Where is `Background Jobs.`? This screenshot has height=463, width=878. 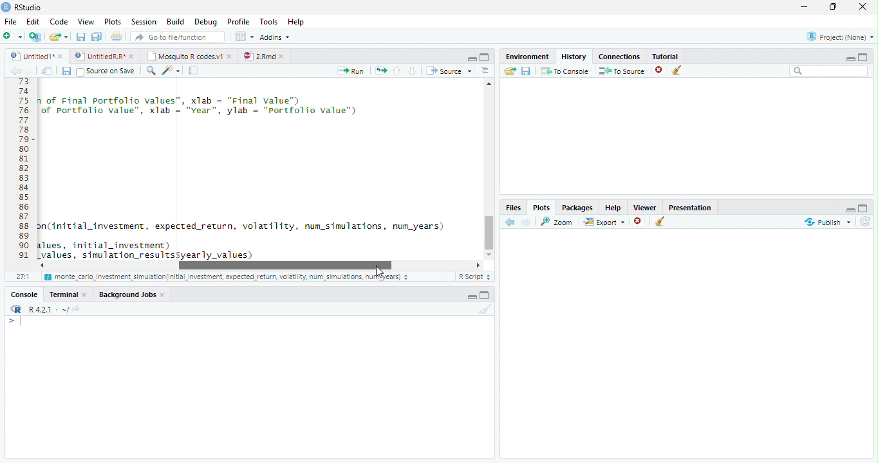
Background Jobs. is located at coordinates (133, 294).